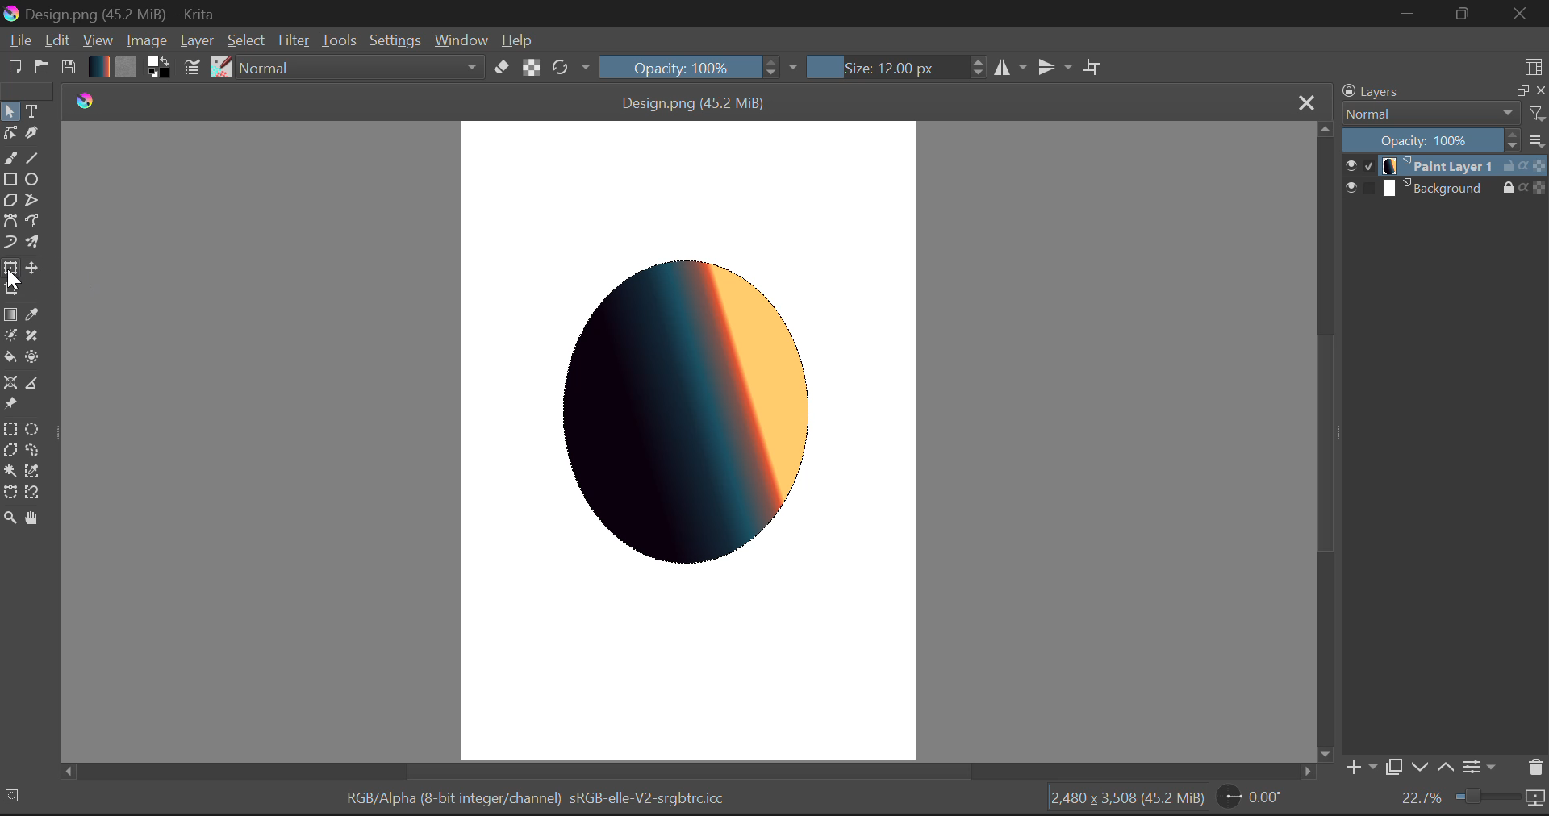  Describe the element at coordinates (1443, 91) in the screenshot. I see `Layers Docker Tab` at that location.